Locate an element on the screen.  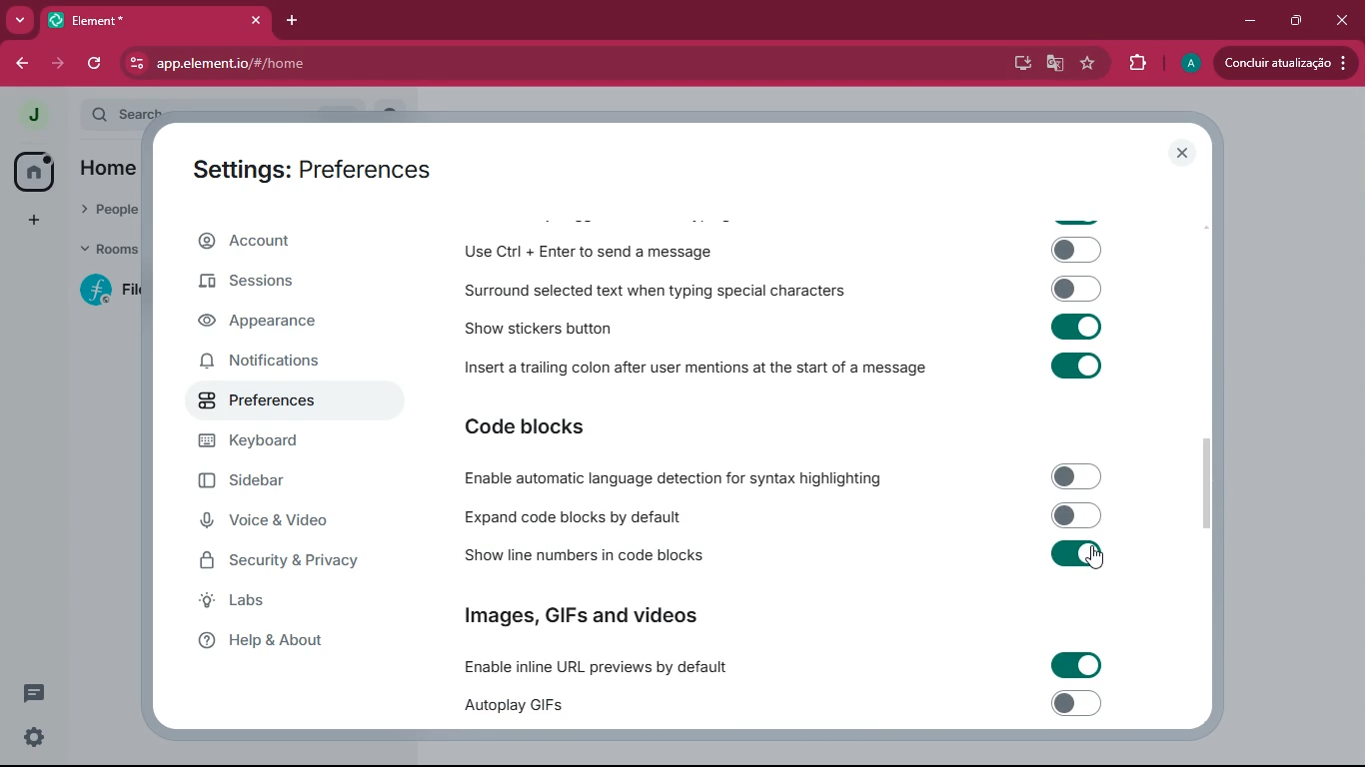
Images, GIFs and videos is located at coordinates (585, 613).